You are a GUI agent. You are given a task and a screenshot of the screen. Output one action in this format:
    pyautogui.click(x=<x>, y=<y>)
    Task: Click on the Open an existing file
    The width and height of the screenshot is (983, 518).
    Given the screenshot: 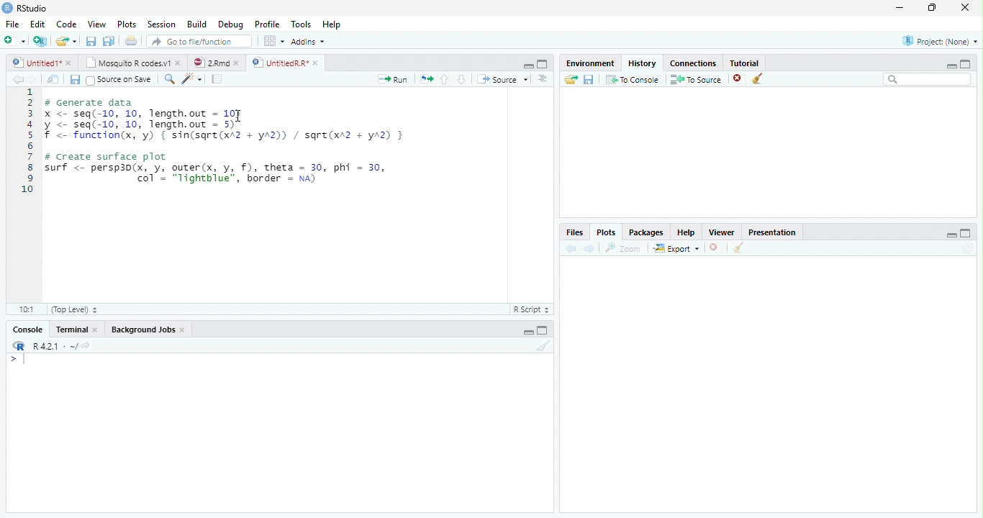 What is the action you would take?
    pyautogui.click(x=60, y=41)
    